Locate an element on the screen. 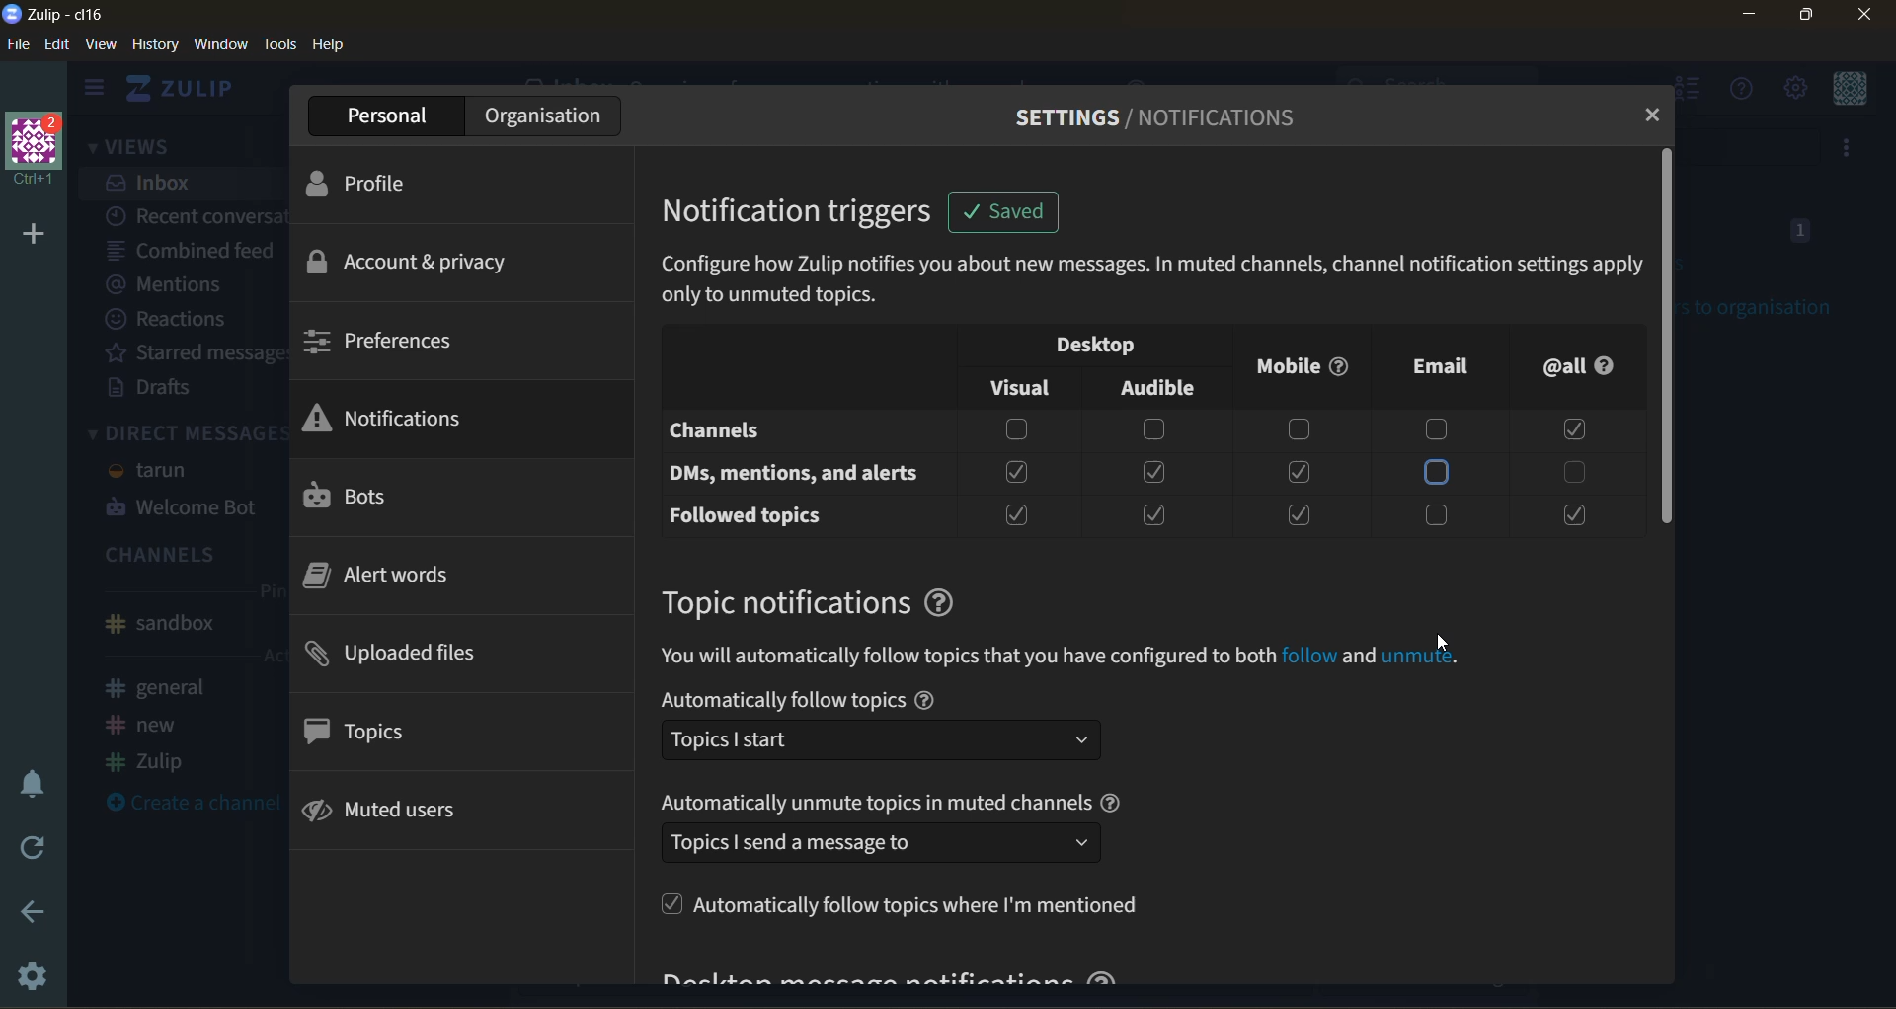 The image size is (1896, 1009). uploaded files is located at coordinates (418, 656).